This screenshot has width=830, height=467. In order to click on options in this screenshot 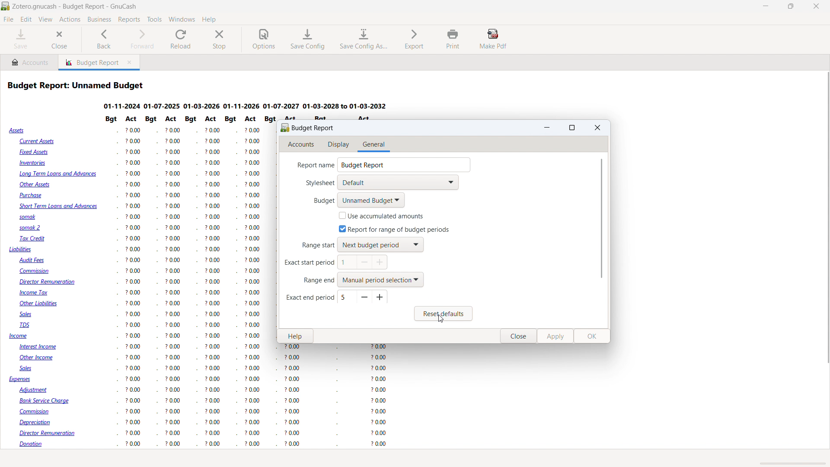, I will do `click(264, 40)`.